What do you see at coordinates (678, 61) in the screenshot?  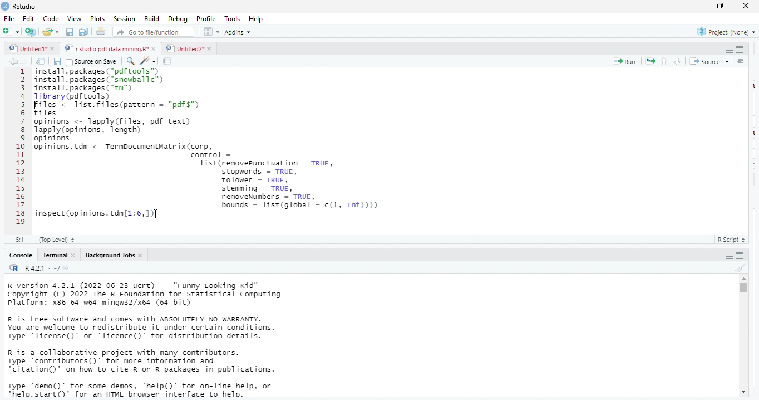 I see `go to next section/chunk` at bounding box center [678, 61].